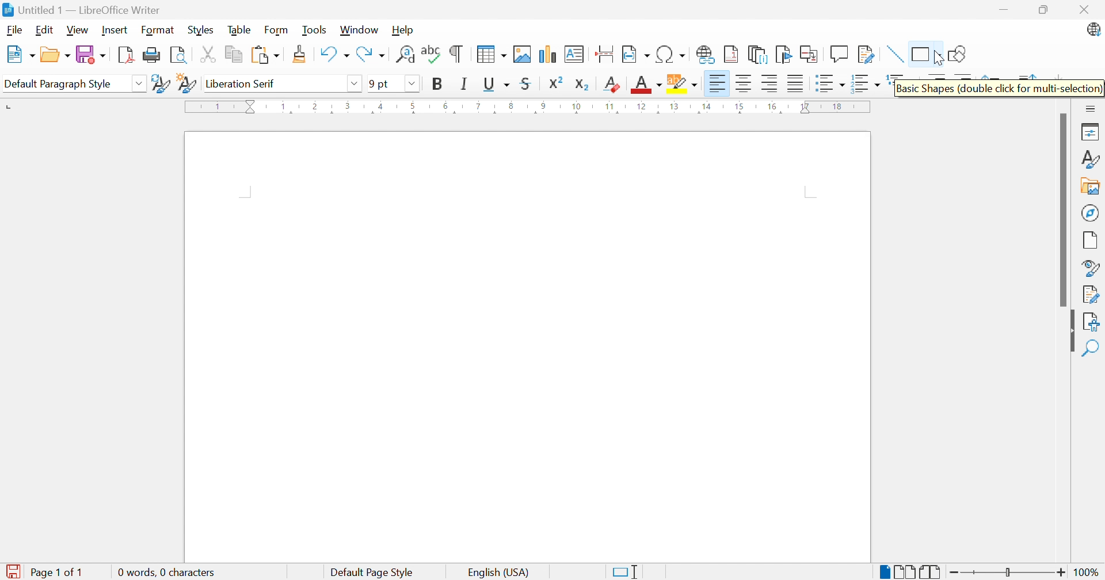 This screenshot has width=1105, height=580. What do you see at coordinates (432, 53) in the screenshot?
I see `Check spelling` at bounding box center [432, 53].